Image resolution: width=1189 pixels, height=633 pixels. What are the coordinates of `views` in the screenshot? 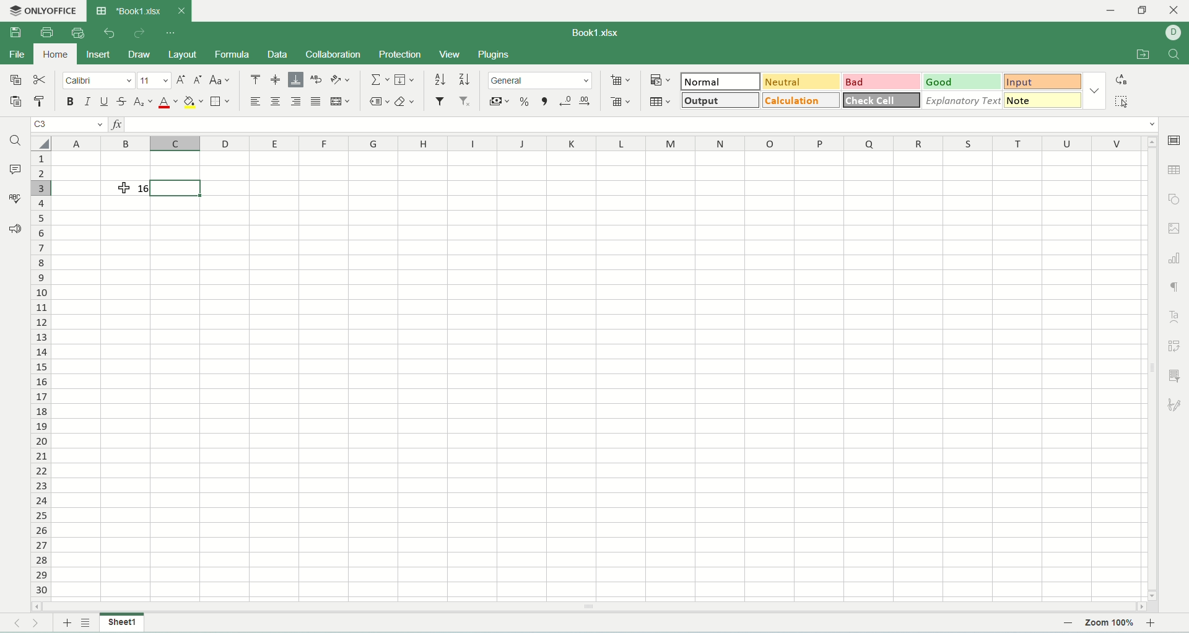 It's located at (451, 54).